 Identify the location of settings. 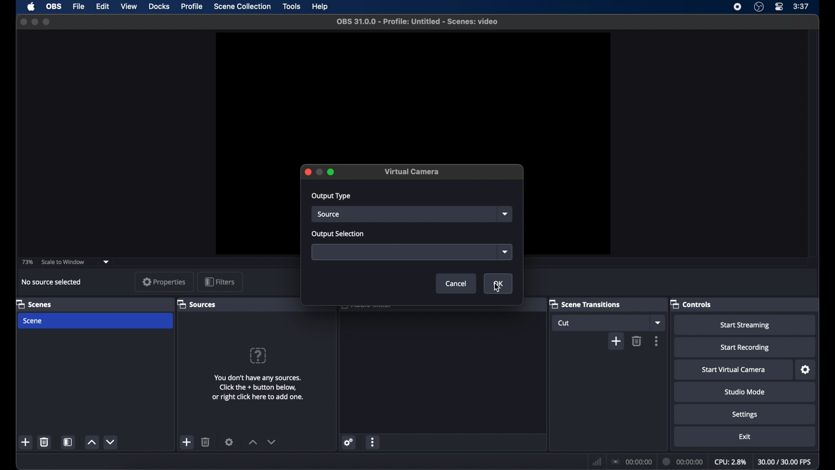
(349, 442).